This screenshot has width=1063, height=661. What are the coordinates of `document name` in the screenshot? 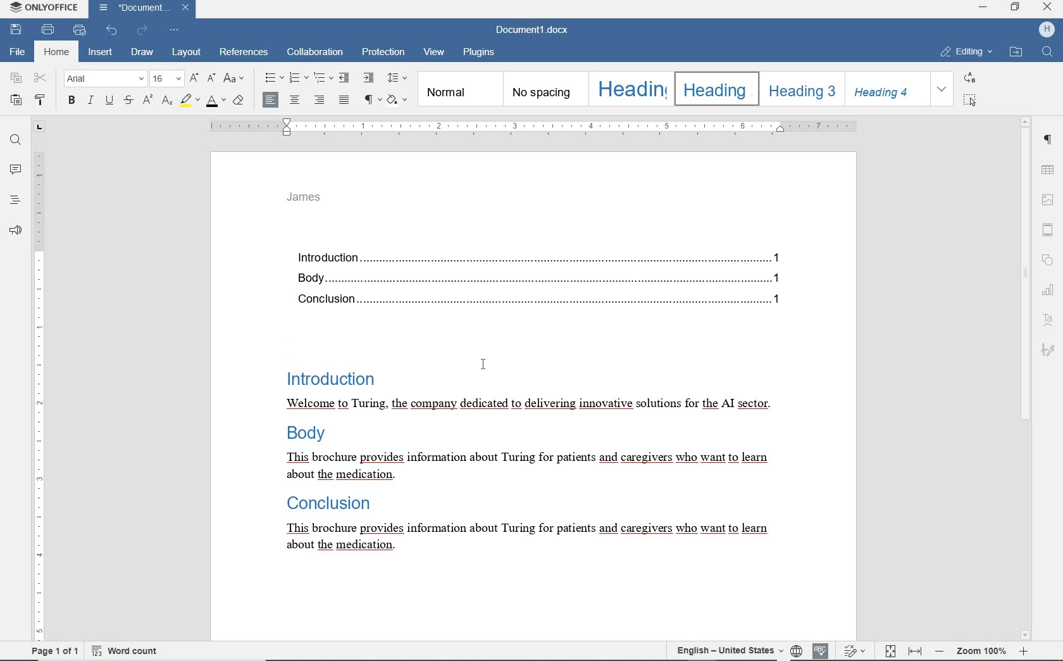 It's located at (535, 28).